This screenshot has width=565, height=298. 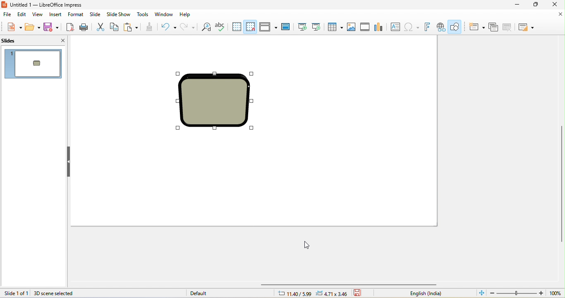 I want to click on new, so click(x=11, y=26).